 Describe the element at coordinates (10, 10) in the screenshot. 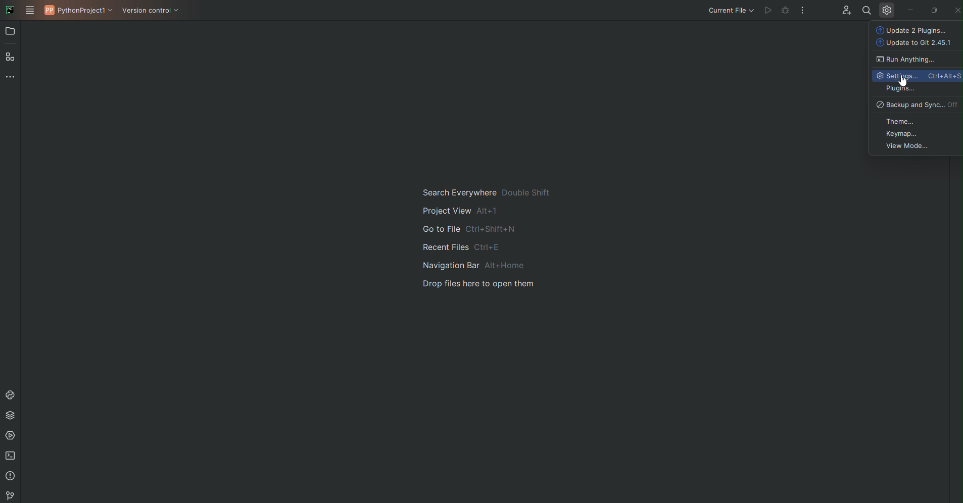

I see `PyCharm` at that location.